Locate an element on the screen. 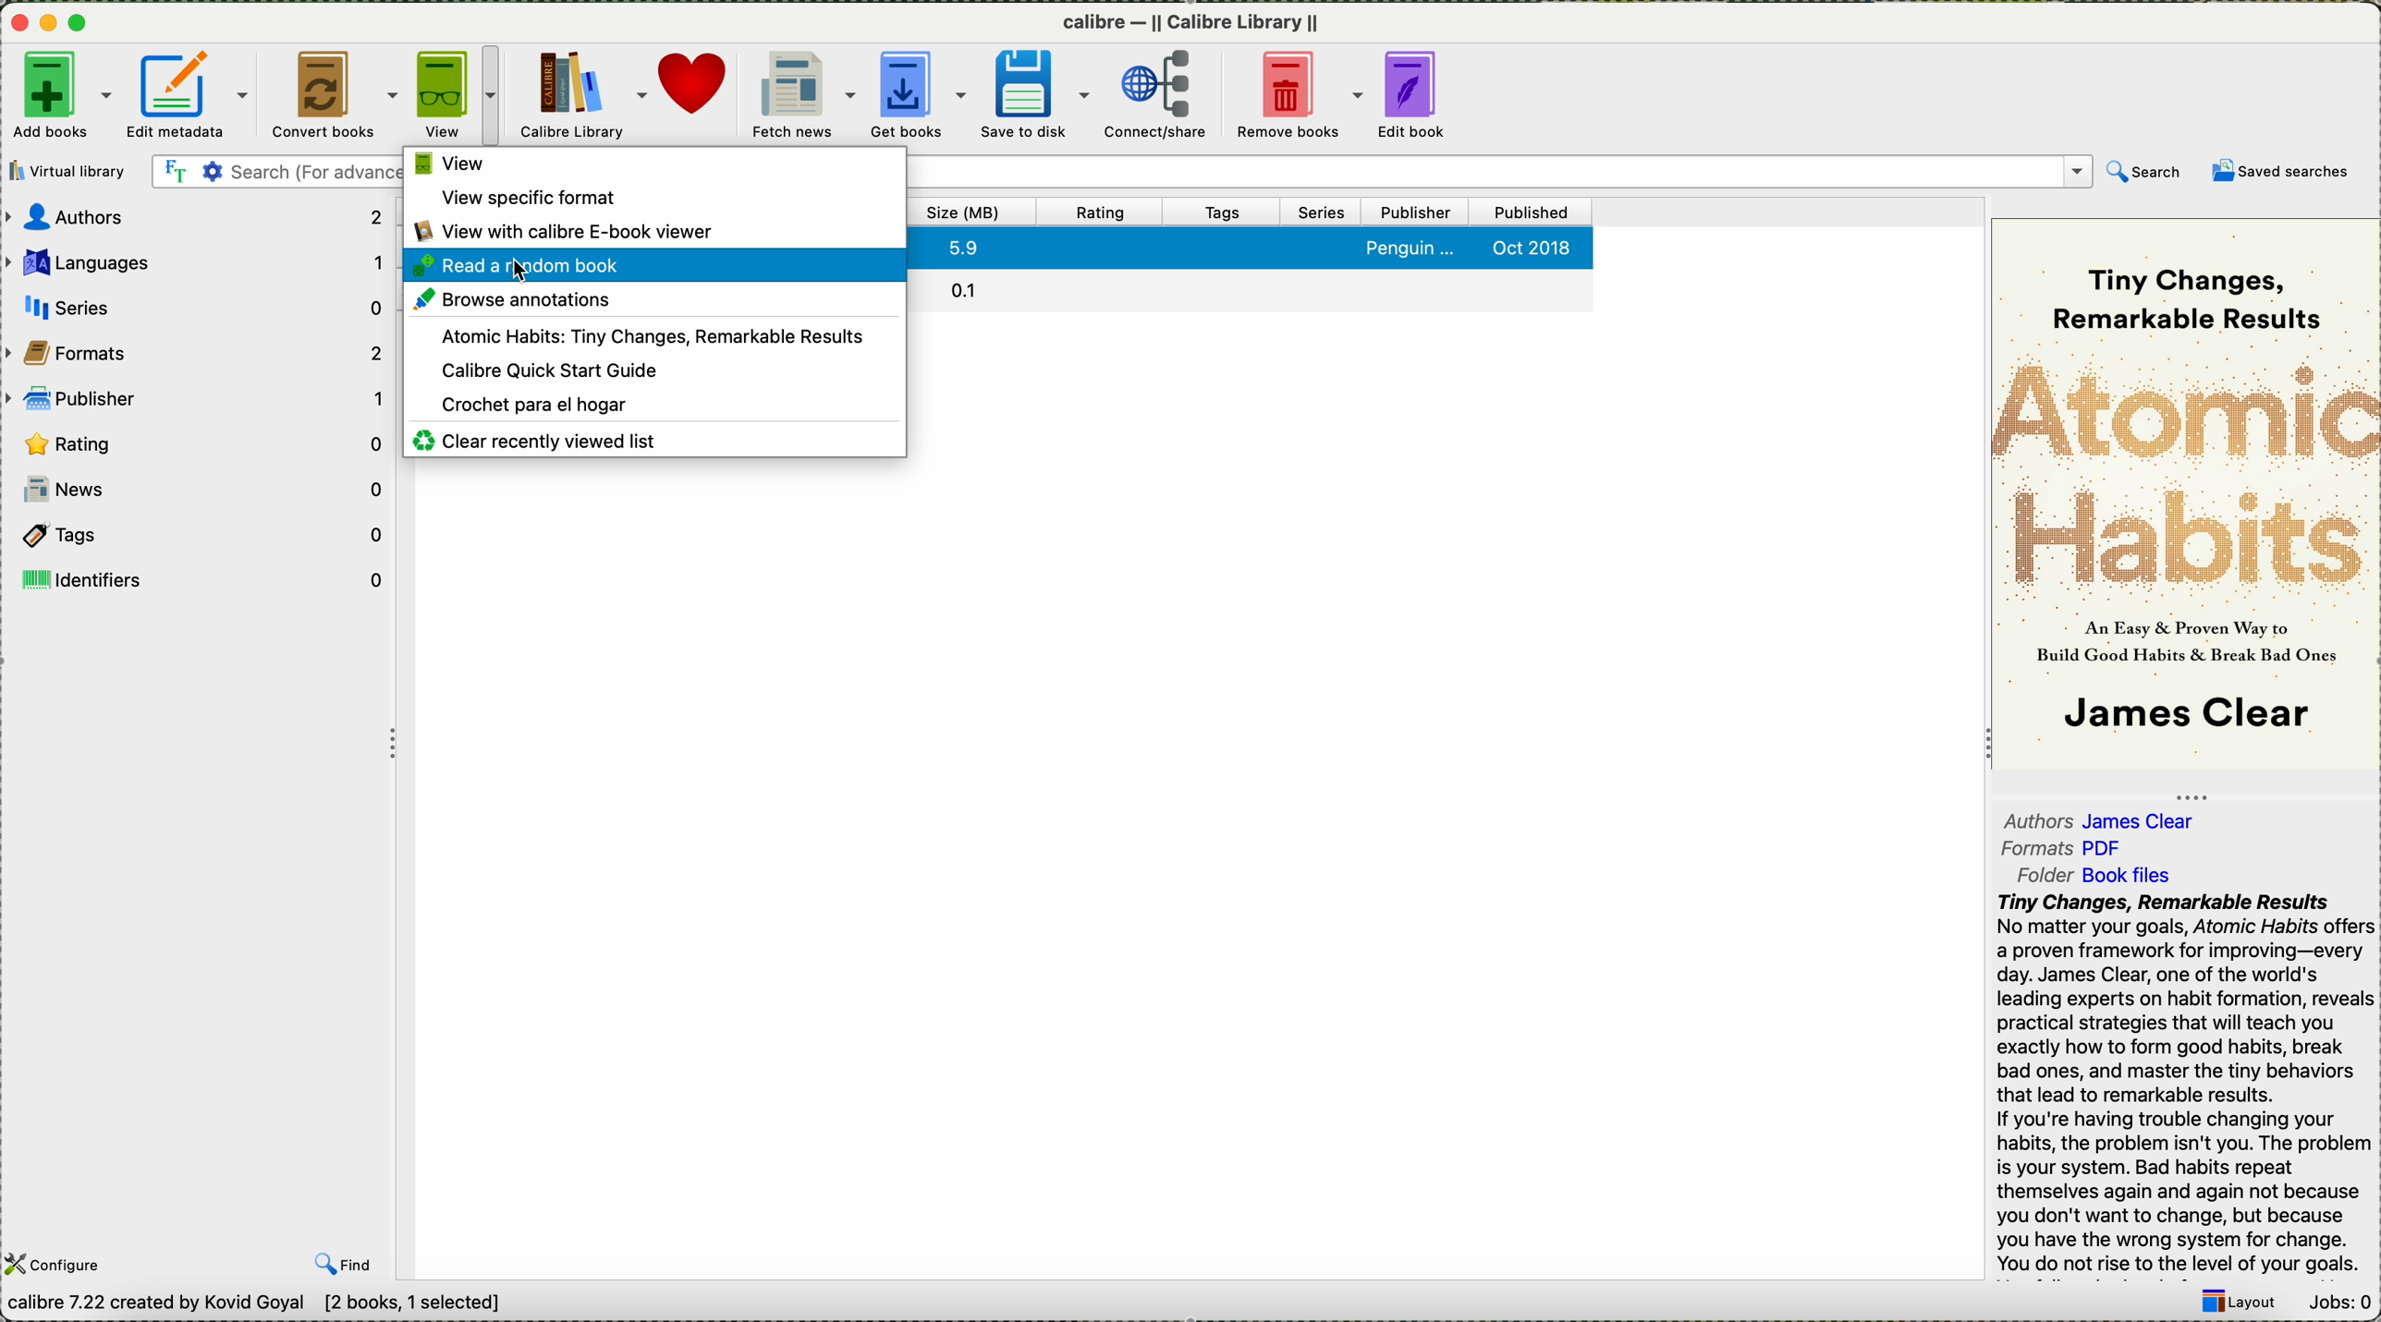  find is located at coordinates (347, 1265).